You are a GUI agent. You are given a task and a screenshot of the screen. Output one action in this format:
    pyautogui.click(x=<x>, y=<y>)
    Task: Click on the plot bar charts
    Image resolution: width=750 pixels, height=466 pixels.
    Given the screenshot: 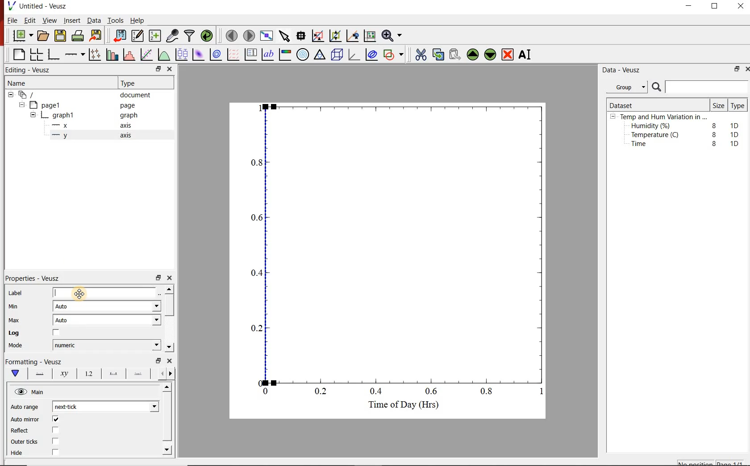 What is the action you would take?
    pyautogui.click(x=112, y=53)
    